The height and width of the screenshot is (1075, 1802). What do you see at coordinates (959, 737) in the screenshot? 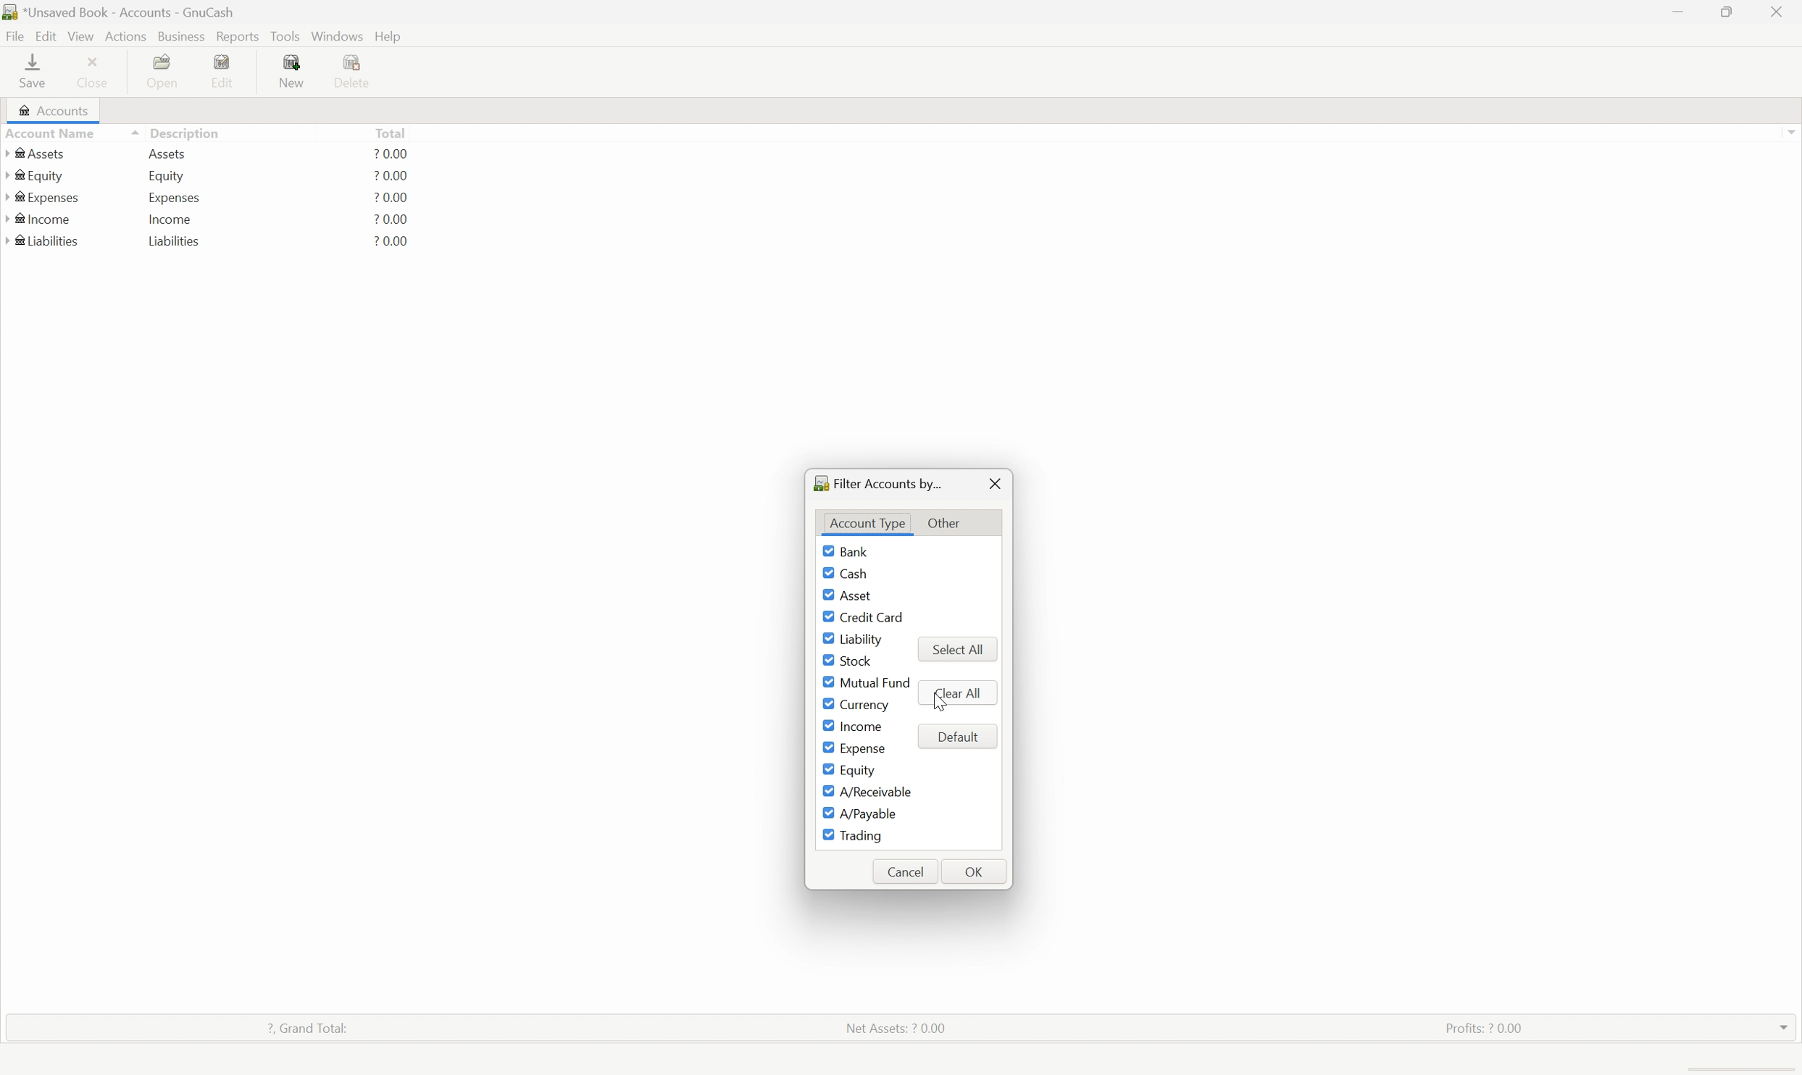
I see `Default` at bounding box center [959, 737].